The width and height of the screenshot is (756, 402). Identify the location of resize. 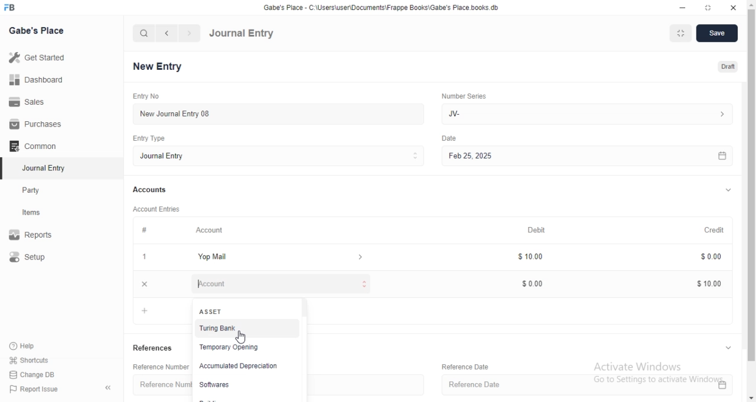
(711, 7).